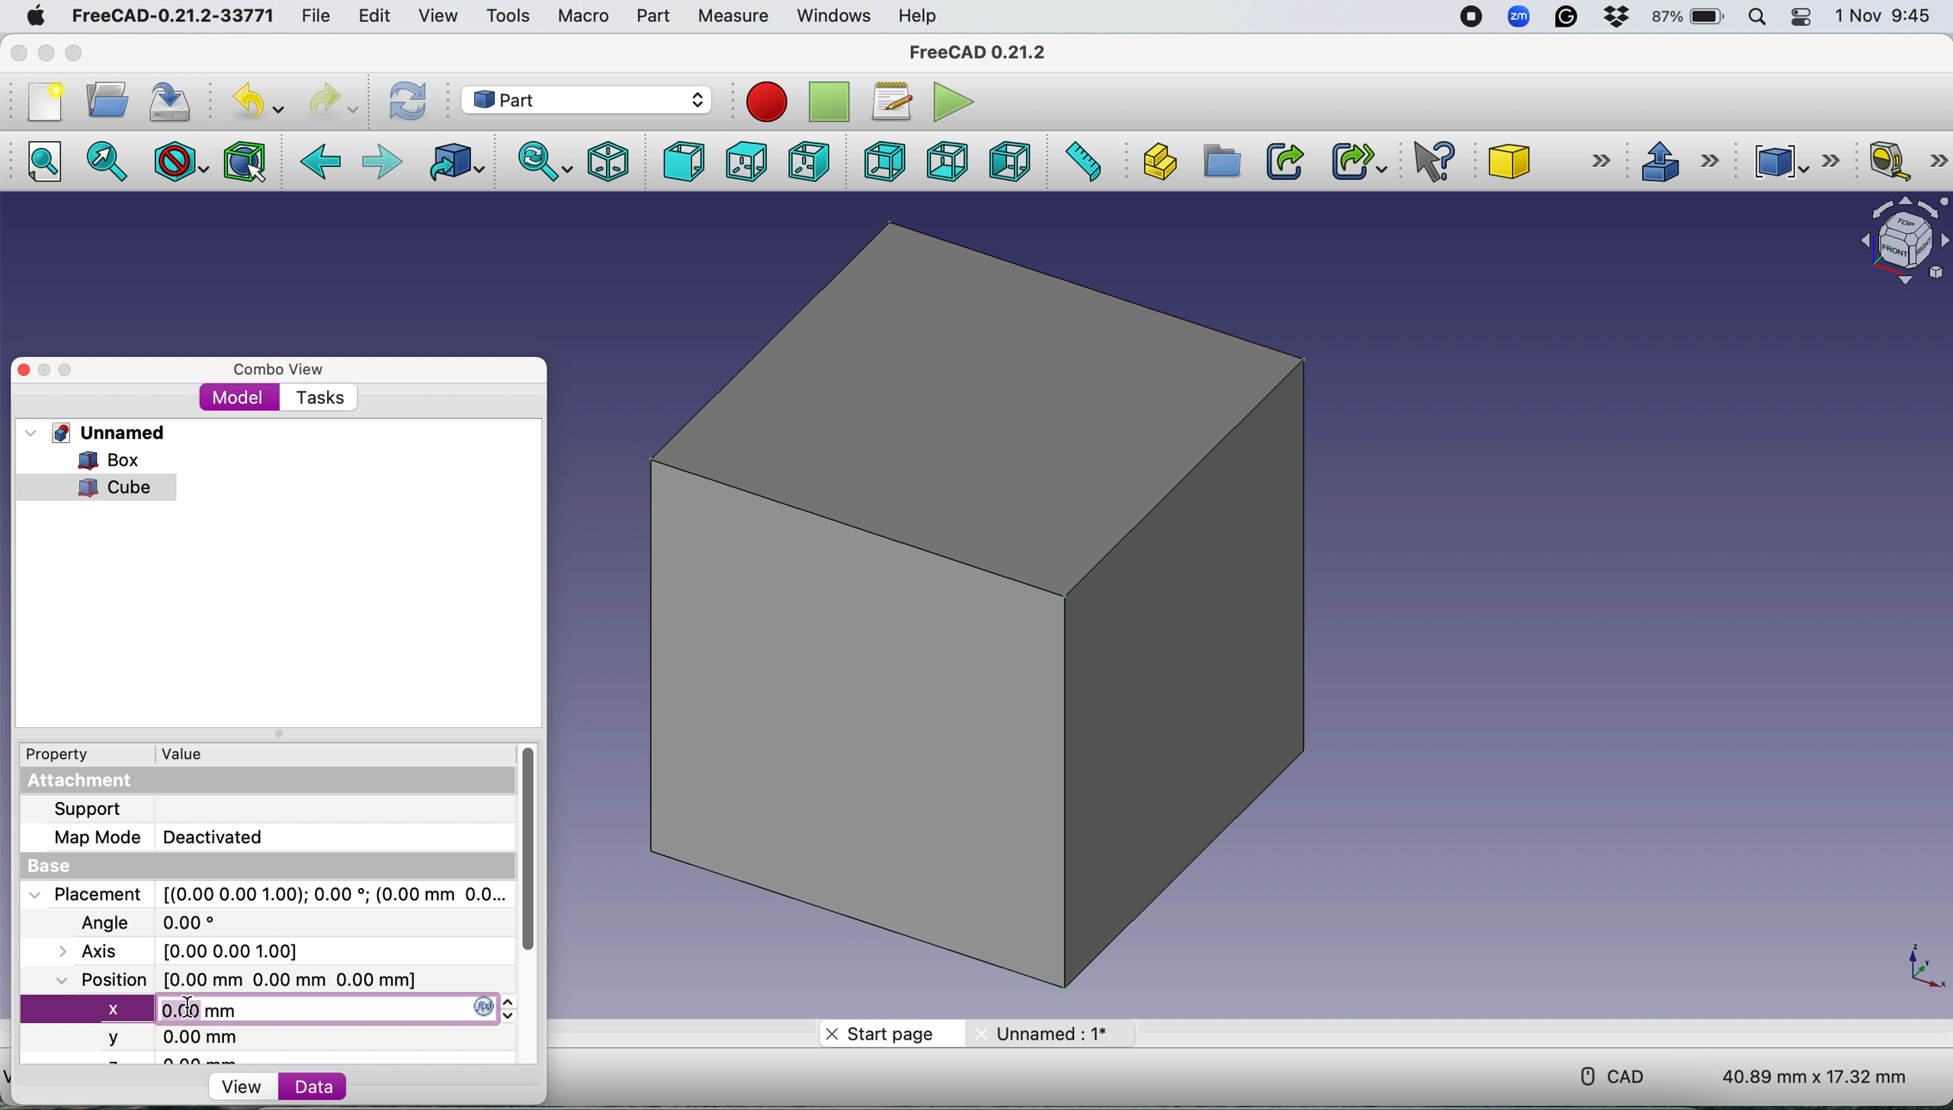  What do you see at coordinates (261, 1008) in the screenshot?
I see `x 0.00 mm` at bounding box center [261, 1008].